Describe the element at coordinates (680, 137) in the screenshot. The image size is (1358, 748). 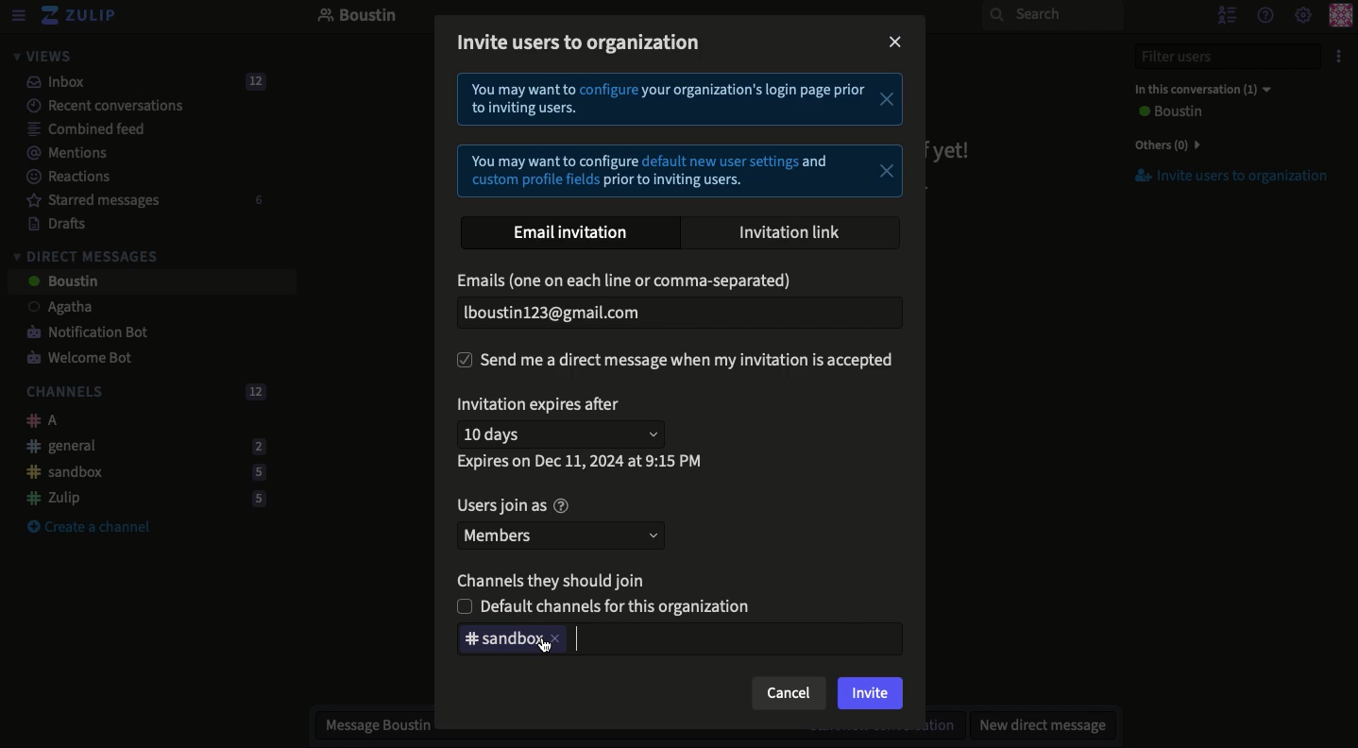
I see `Instructional text` at that location.